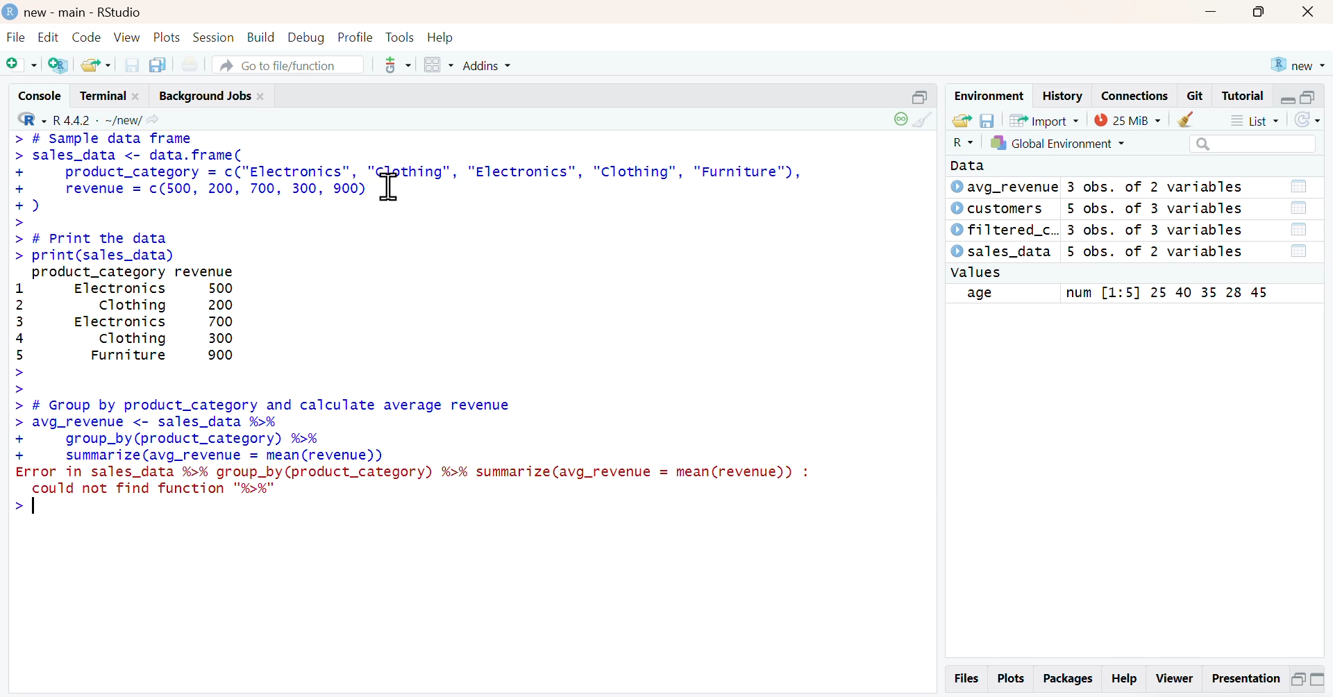 This screenshot has width=1333, height=697. I want to click on Plots, so click(167, 37).